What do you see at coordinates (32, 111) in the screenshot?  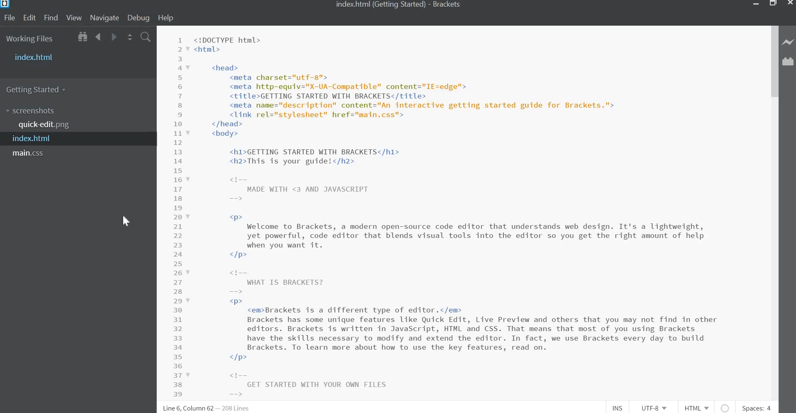 I see `Screenshots` at bounding box center [32, 111].